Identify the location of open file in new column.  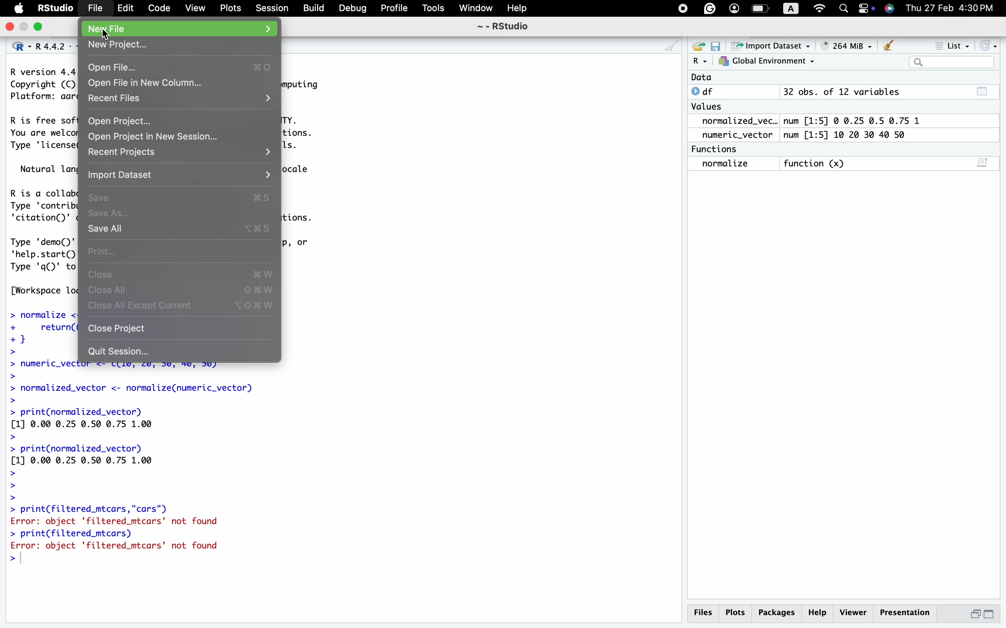
(182, 83).